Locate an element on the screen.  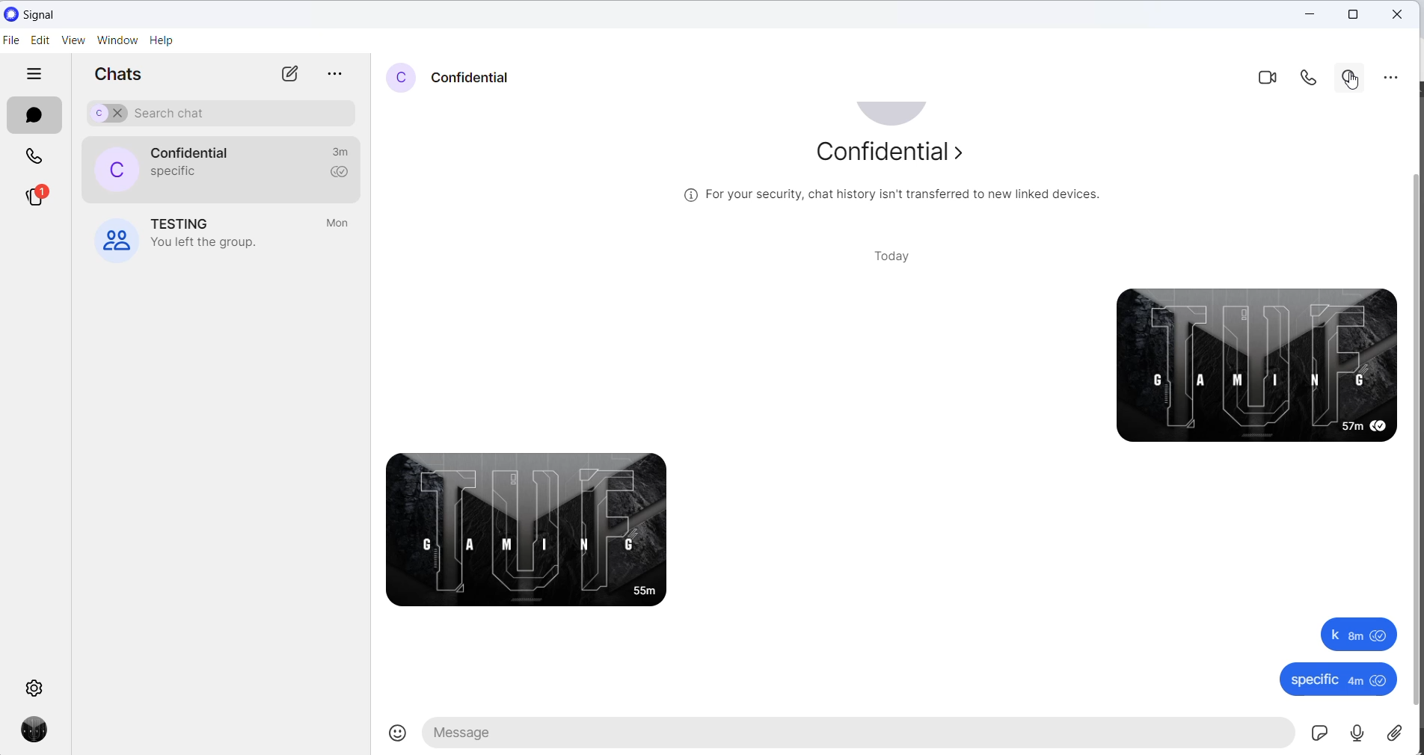
application name and logo is located at coordinates (40, 13).